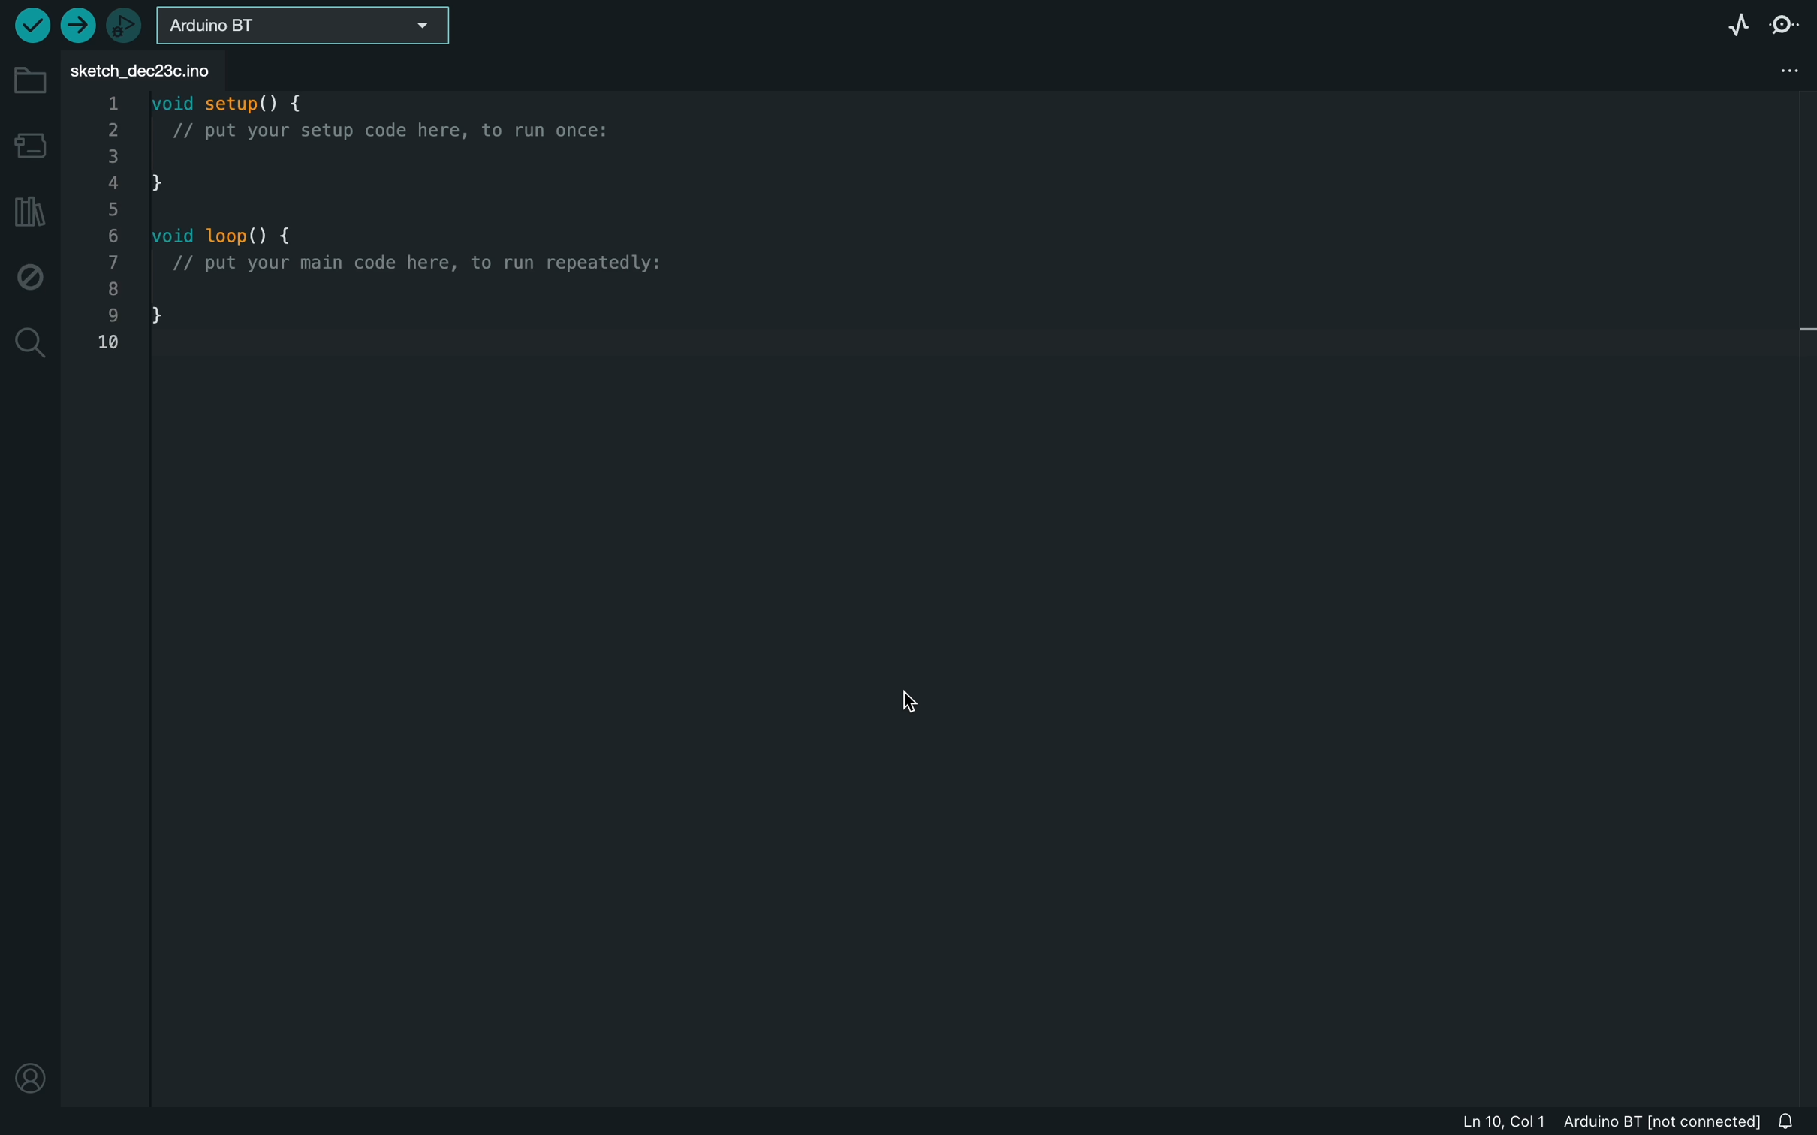 This screenshot has height=1135, width=1817. I want to click on folder, so click(32, 83).